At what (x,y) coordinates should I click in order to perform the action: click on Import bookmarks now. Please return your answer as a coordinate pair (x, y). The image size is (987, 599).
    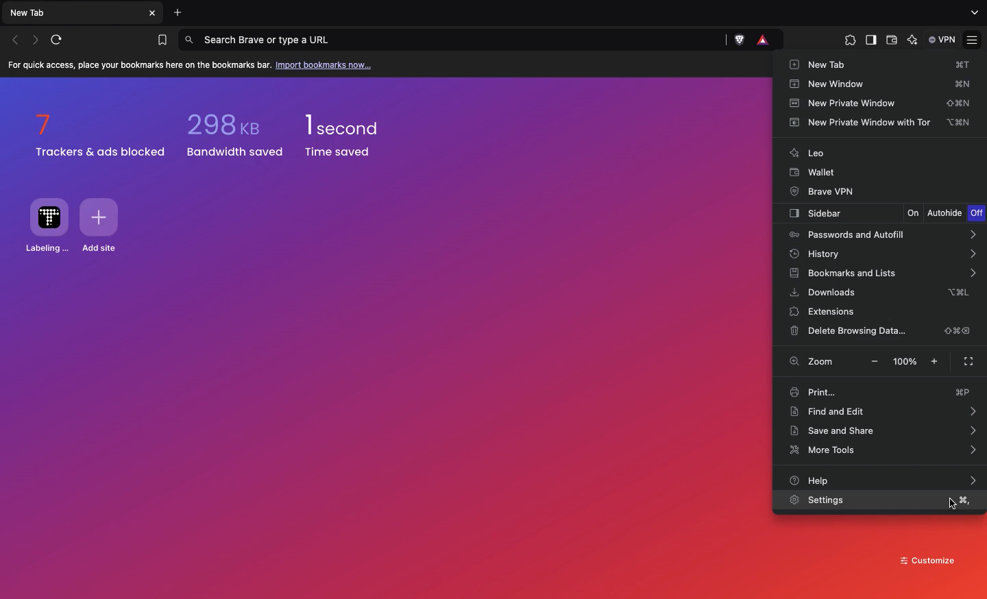
    Looking at the image, I should click on (325, 66).